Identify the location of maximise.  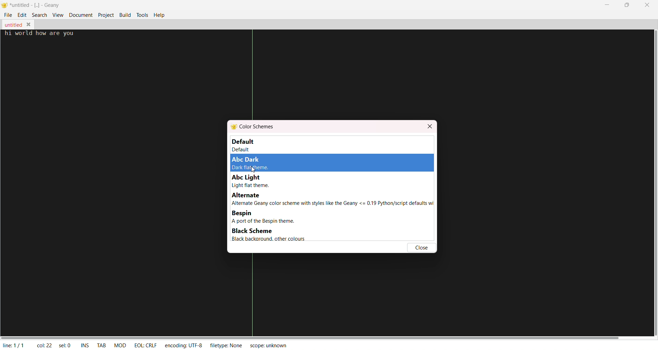
(628, 4).